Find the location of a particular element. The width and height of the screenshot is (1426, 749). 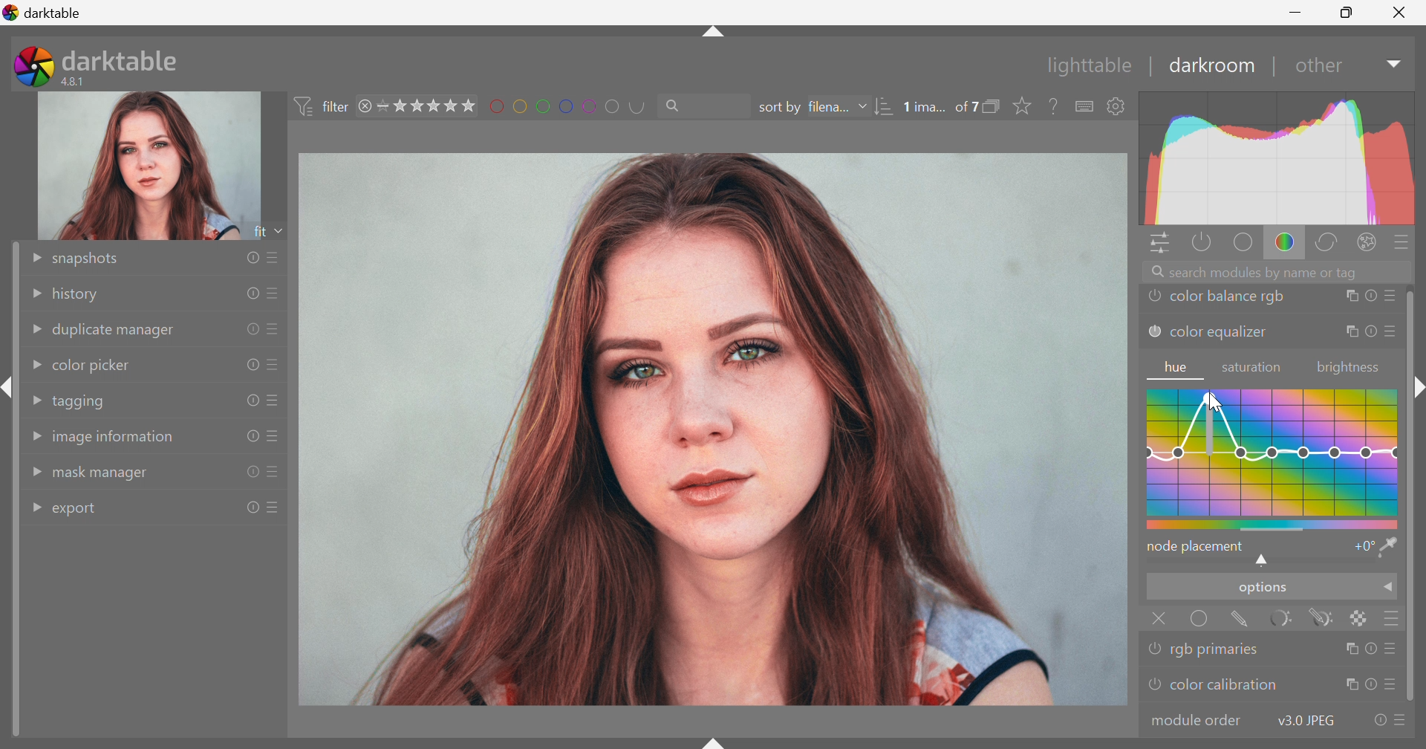

modular order is located at coordinates (1197, 719).